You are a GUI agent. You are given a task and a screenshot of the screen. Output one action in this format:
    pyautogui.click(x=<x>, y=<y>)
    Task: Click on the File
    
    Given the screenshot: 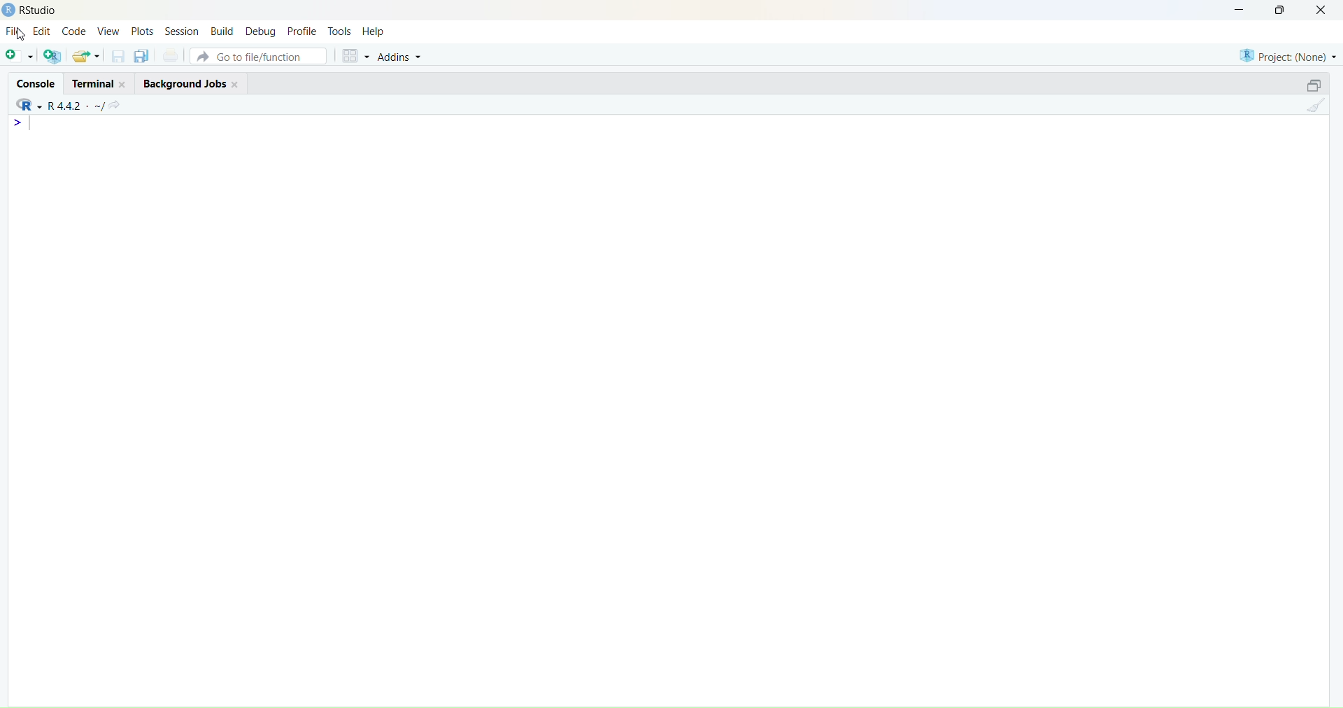 What is the action you would take?
    pyautogui.click(x=15, y=30)
    